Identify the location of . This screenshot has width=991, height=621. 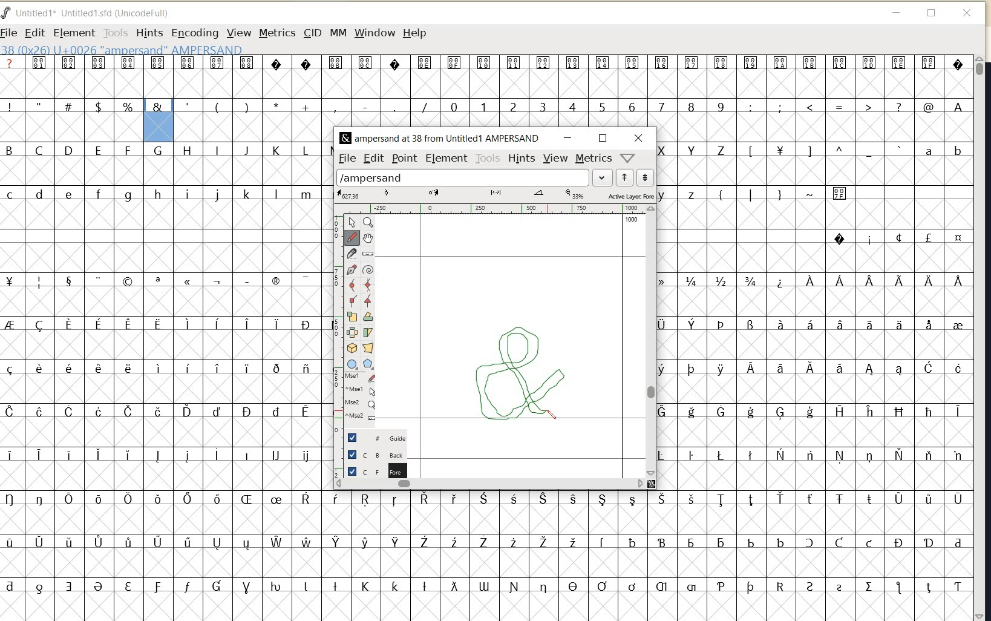
(370, 364).